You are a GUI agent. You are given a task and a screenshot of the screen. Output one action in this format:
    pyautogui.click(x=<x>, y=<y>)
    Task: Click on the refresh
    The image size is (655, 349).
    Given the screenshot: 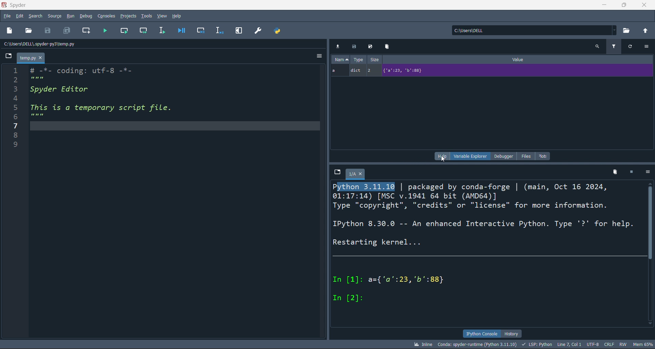 What is the action you would take?
    pyautogui.click(x=629, y=47)
    